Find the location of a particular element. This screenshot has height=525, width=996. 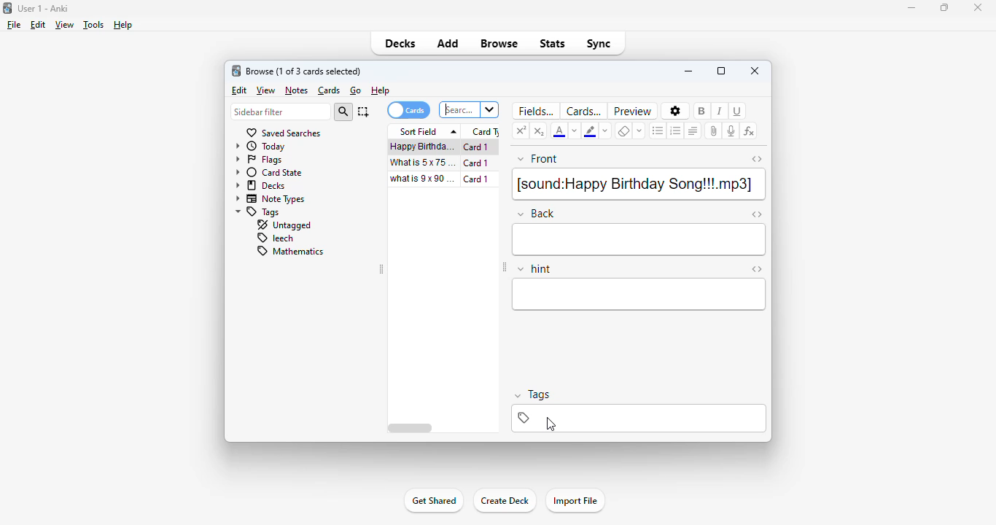

search is located at coordinates (343, 112).